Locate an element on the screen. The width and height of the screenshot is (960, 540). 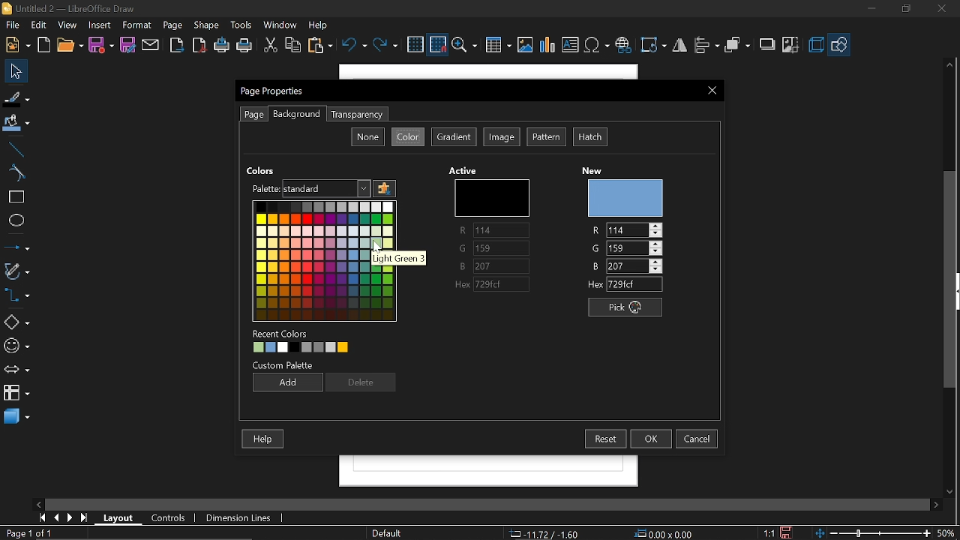
R is located at coordinates (490, 230).